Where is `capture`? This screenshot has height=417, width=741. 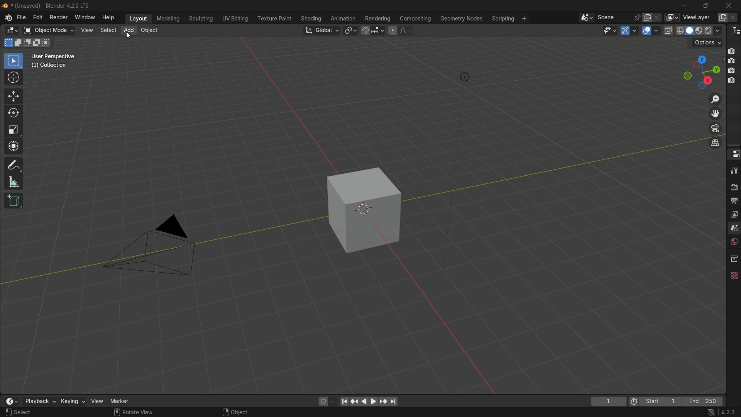
capture is located at coordinates (733, 62).